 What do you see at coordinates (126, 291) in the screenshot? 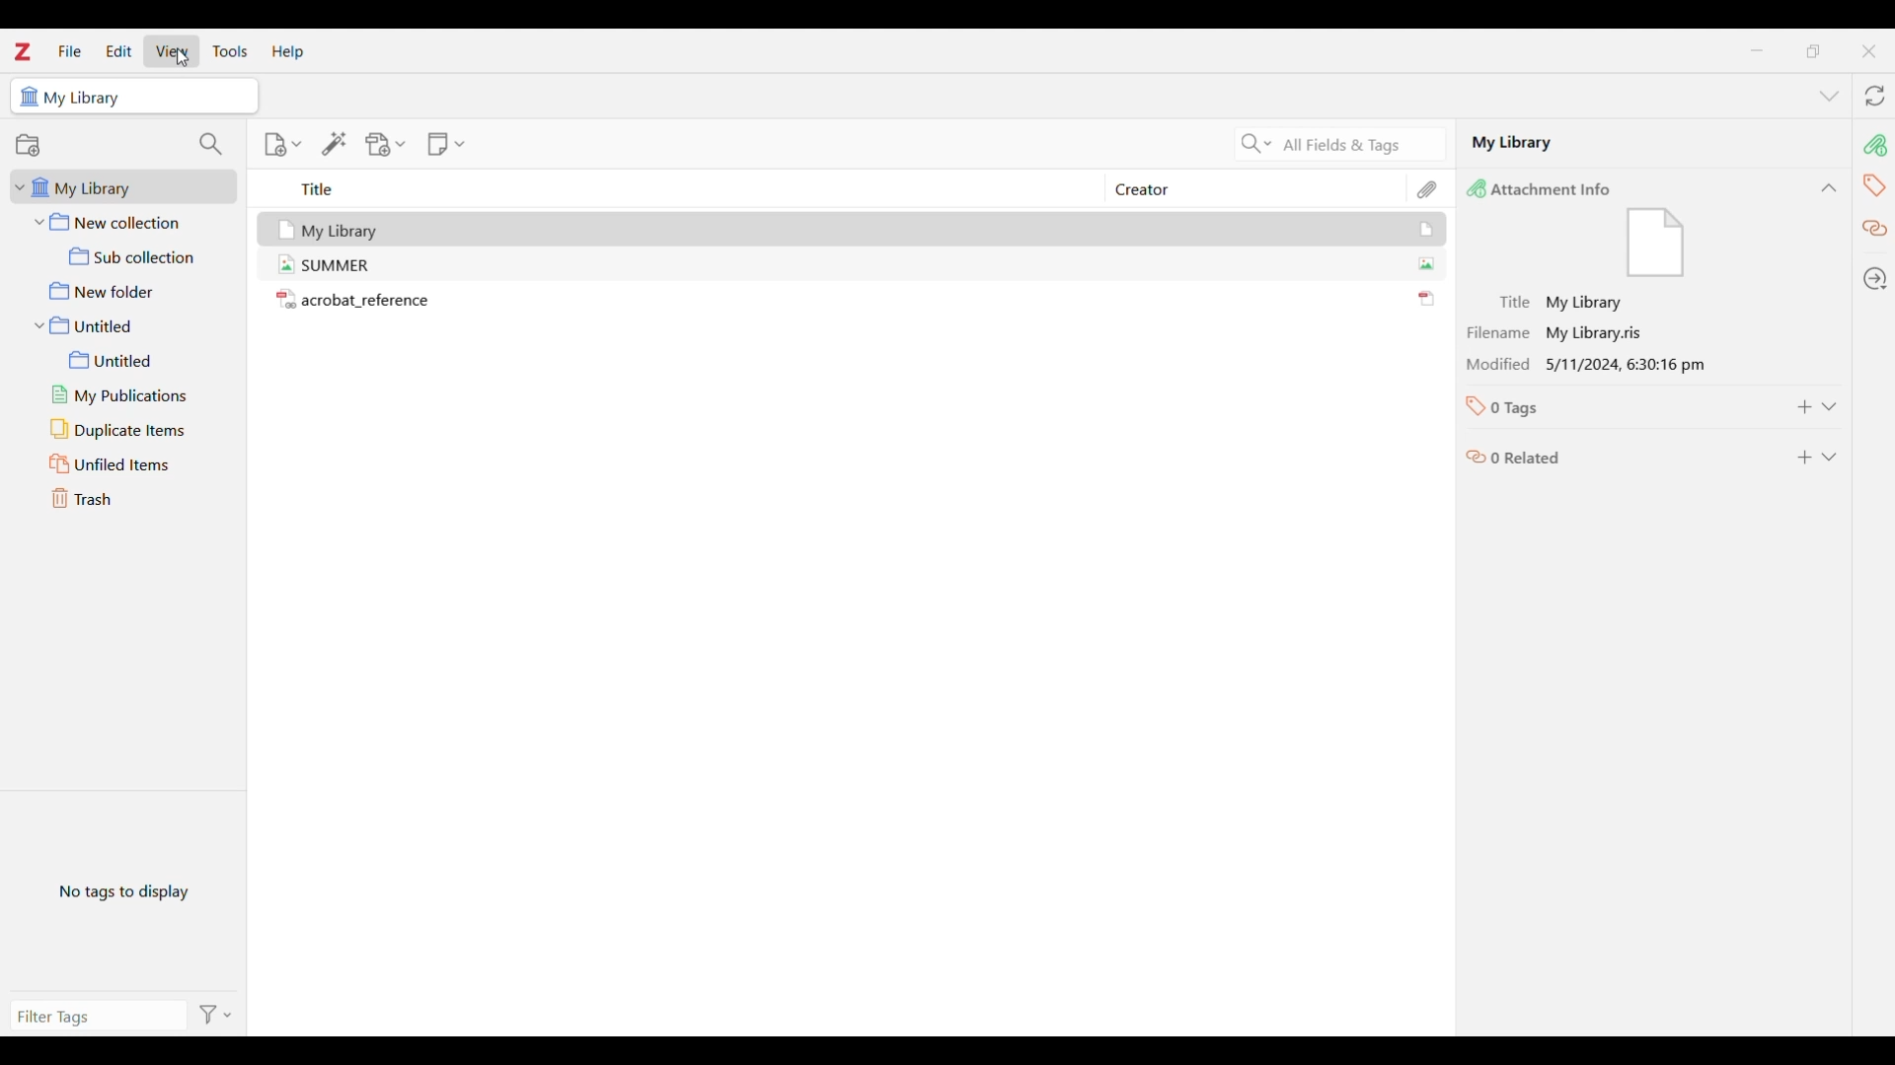
I see `New folder` at bounding box center [126, 291].